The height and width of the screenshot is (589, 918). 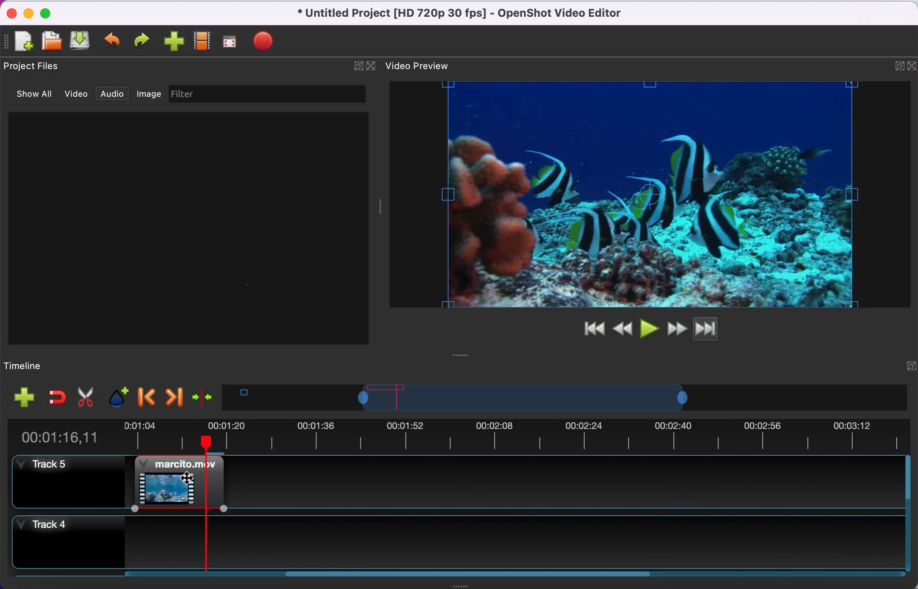 I want to click on filter, so click(x=279, y=93).